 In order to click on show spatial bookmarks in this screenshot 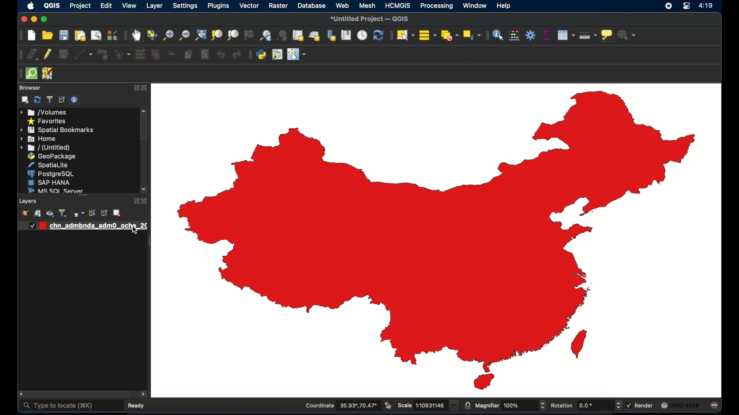, I will do `click(346, 36)`.